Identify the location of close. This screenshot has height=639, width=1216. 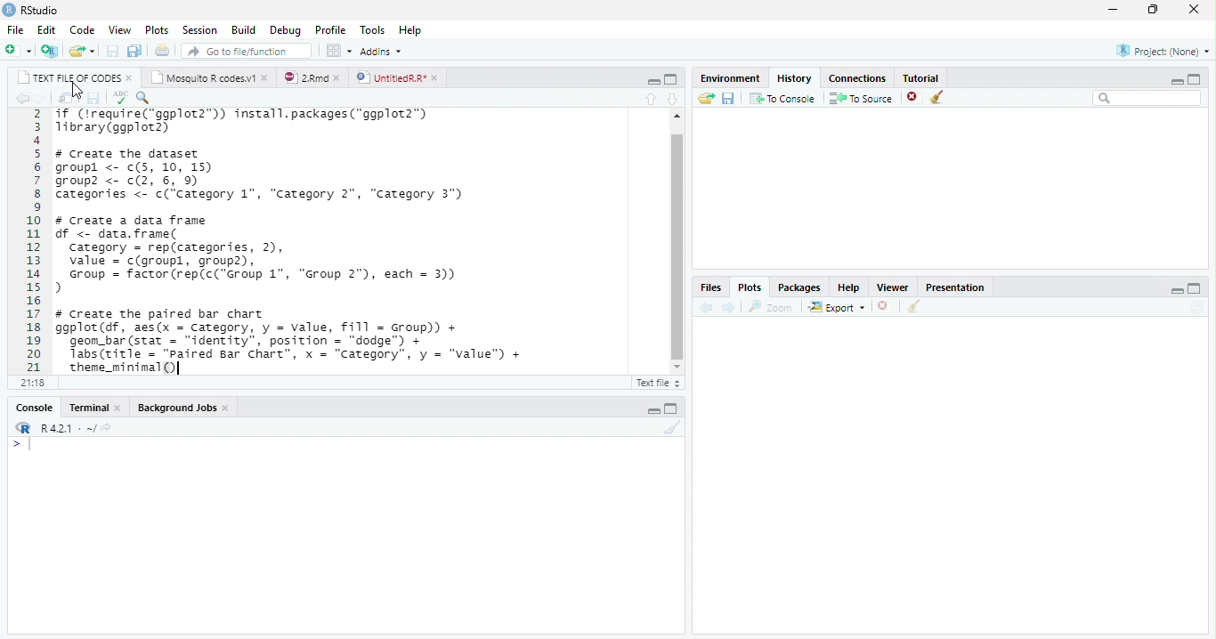
(883, 305).